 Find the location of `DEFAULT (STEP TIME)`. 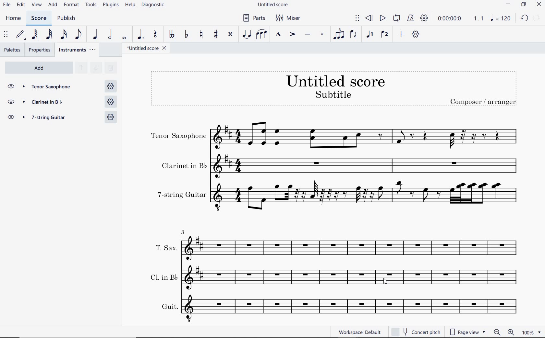

DEFAULT (STEP TIME) is located at coordinates (20, 35).